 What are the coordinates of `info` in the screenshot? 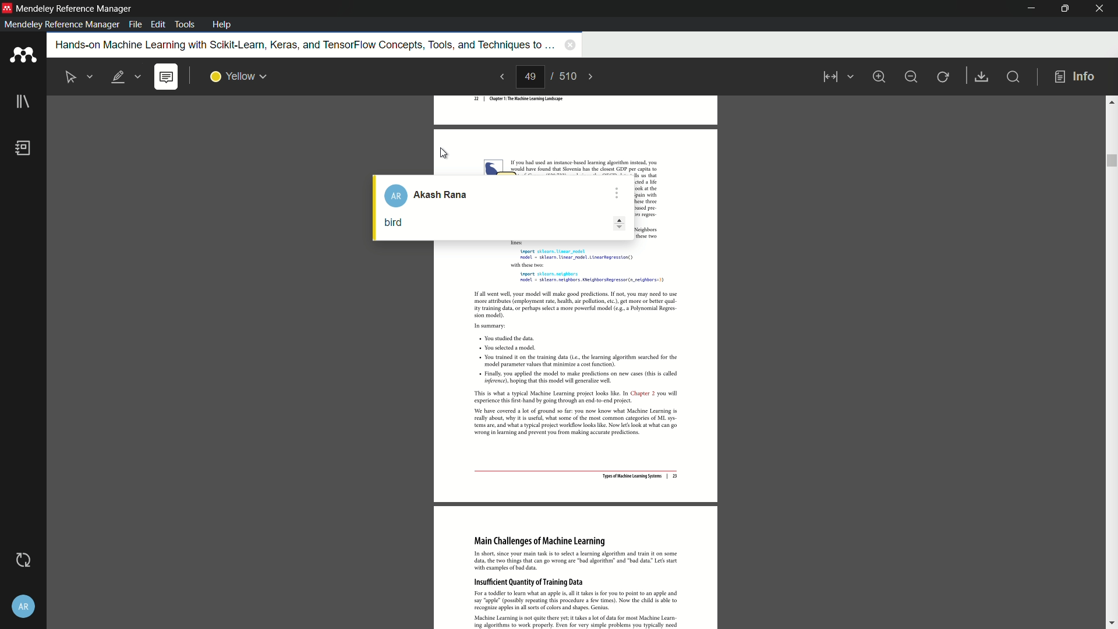 It's located at (1075, 76).